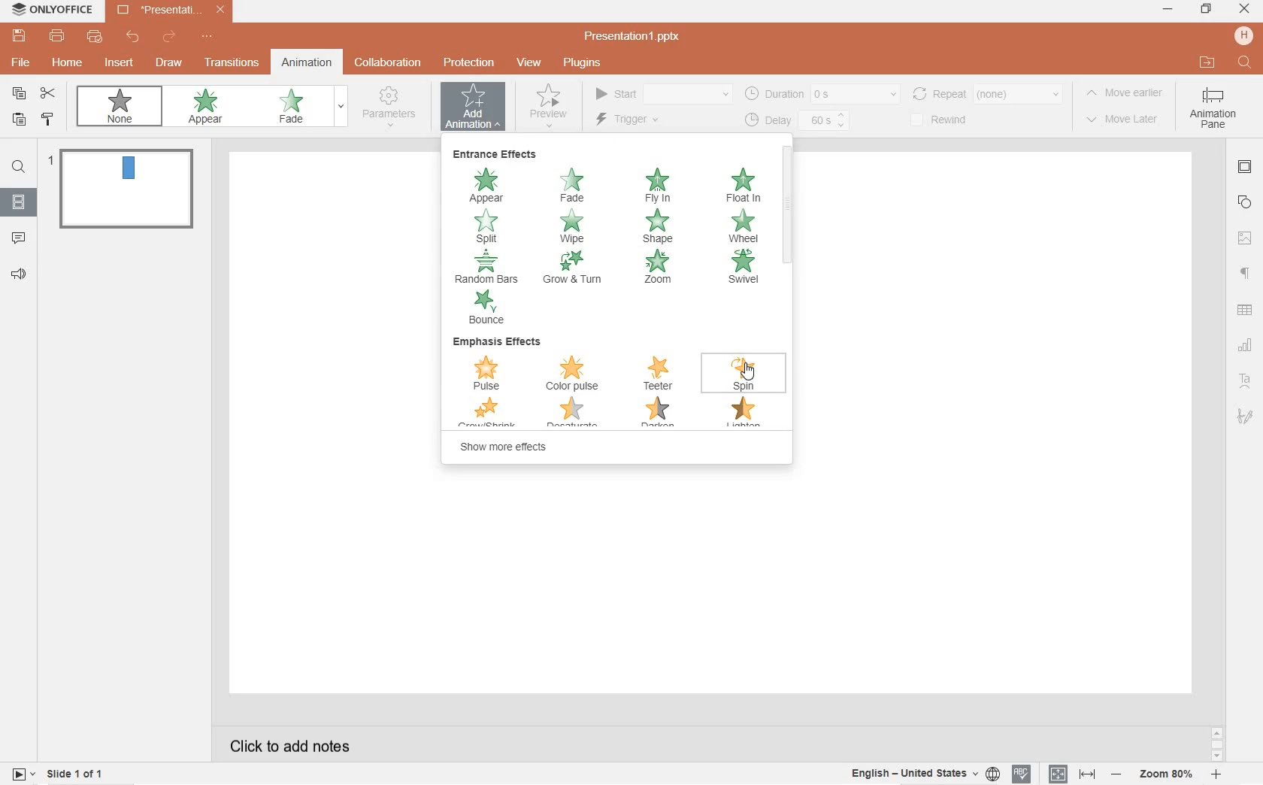 Image resolution: width=1263 pixels, height=785 pixels. What do you see at coordinates (77, 776) in the screenshot?
I see `slide 1 of 1` at bounding box center [77, 776].